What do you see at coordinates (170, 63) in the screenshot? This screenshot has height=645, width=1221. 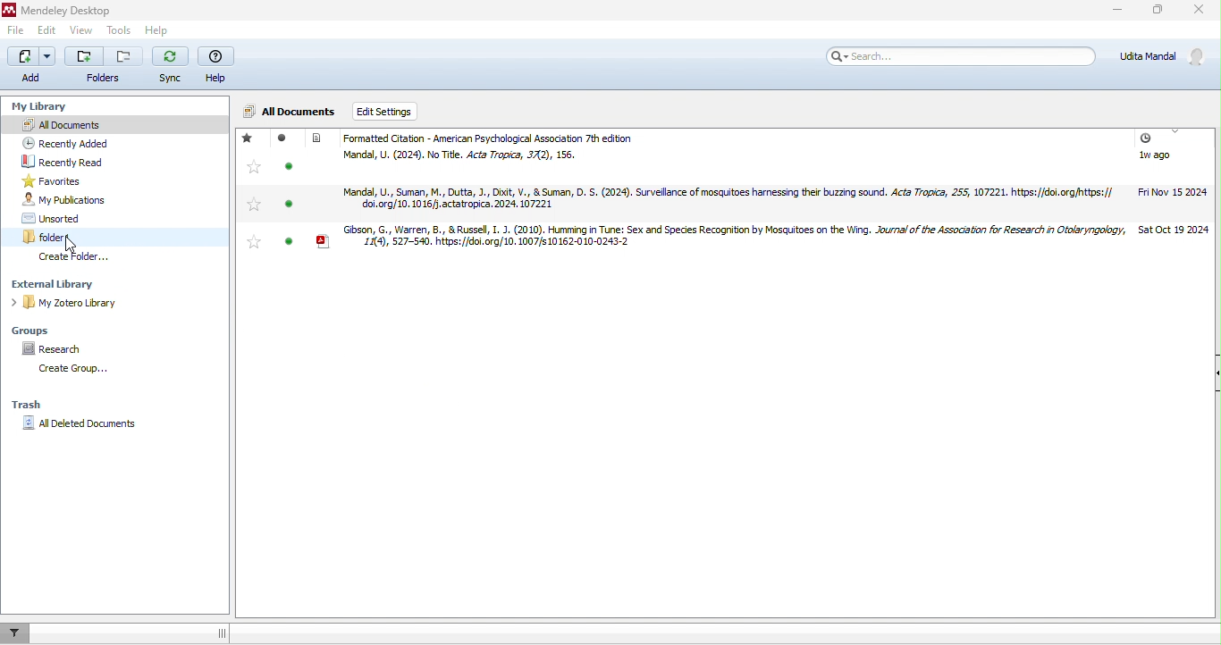 I see `sync` at bounding box center [170, 63].